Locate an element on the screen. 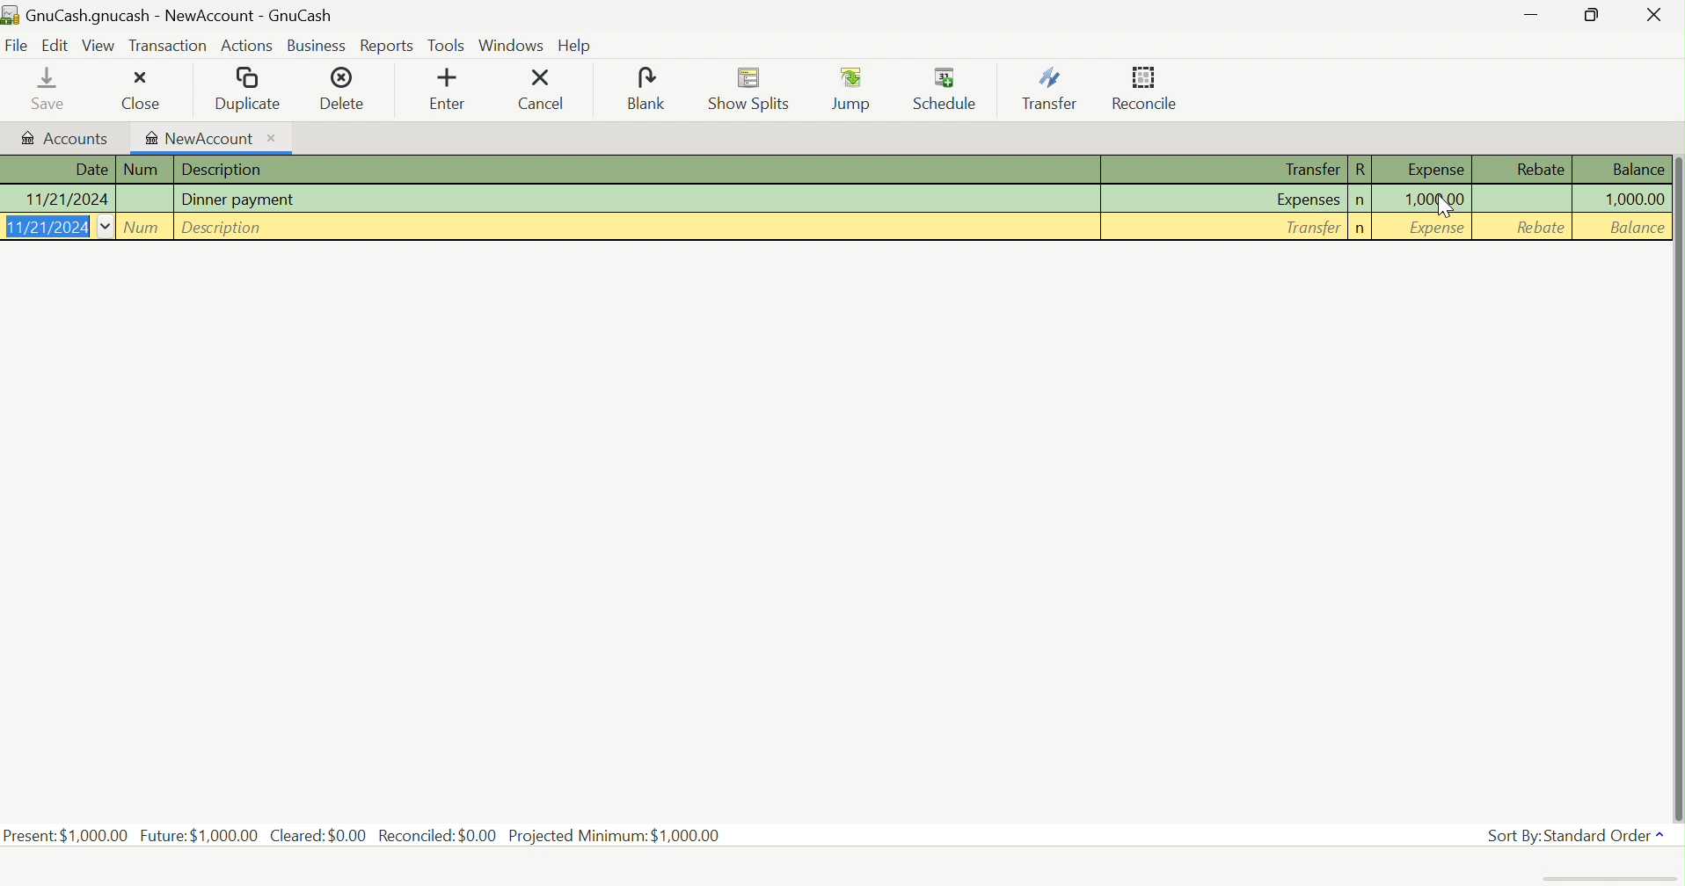 The width and height of the screenshot is (1685, 886). File is located at coordinates (17, 46).